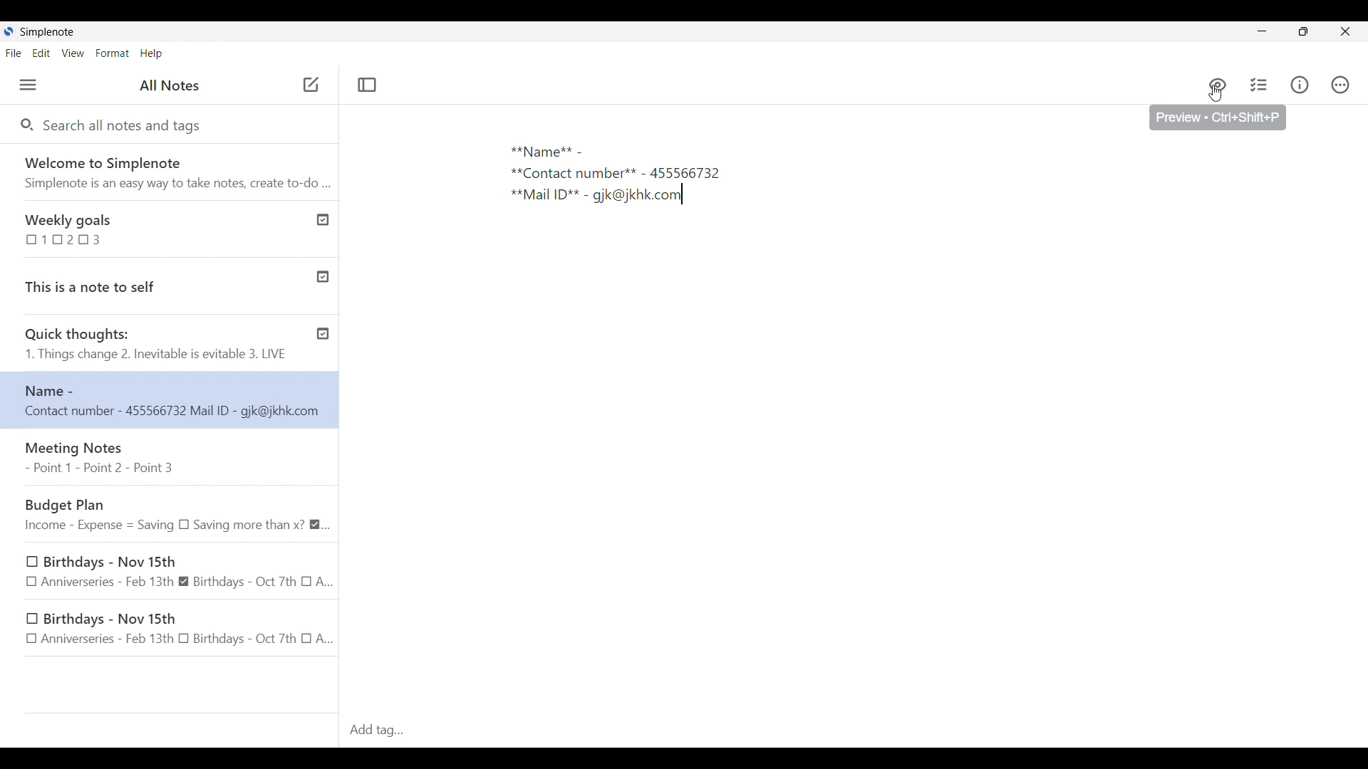 Image resolution: width=1368 pixels, height=769 pixels. I want to click on Close interface, so click(1344, 31).